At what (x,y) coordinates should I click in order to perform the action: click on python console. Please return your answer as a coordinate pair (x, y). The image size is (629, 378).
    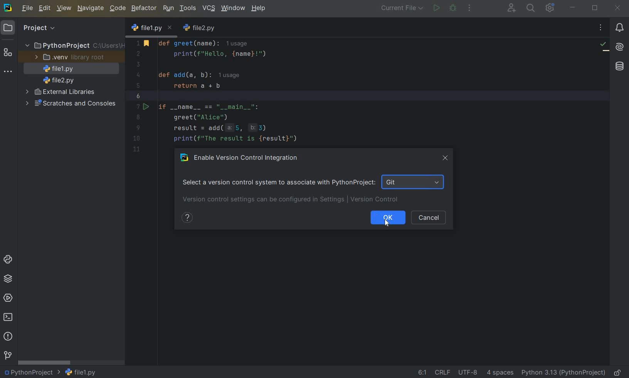
    Looking at the image, I should click on (8, 259).